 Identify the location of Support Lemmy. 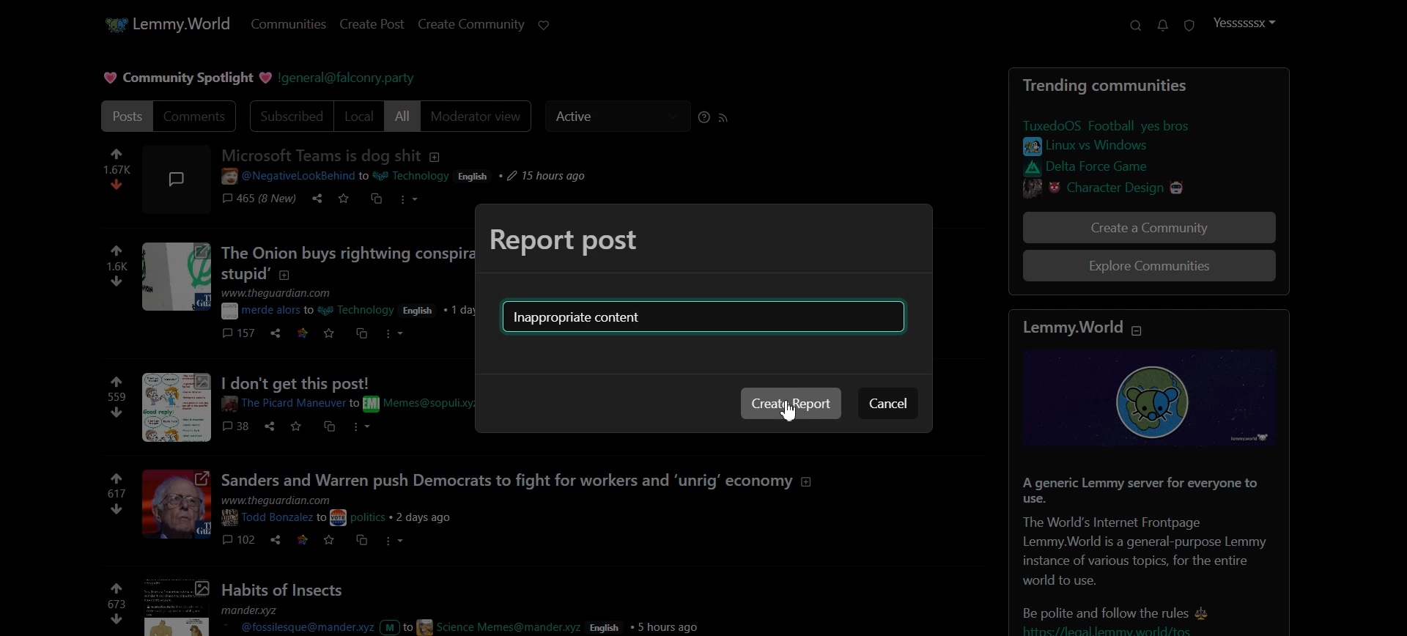
(544, 26).